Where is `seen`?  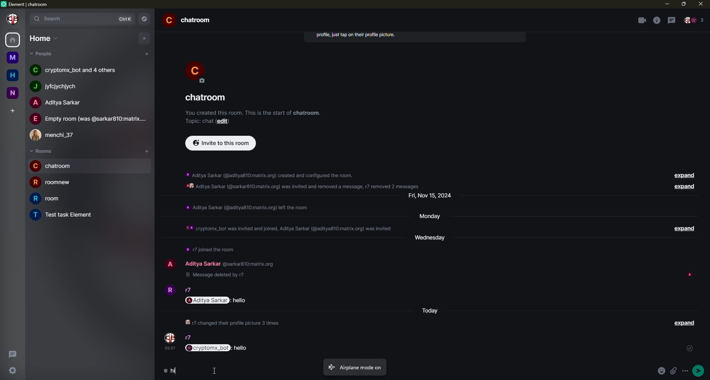
seen is located at coordinates (689, 274).